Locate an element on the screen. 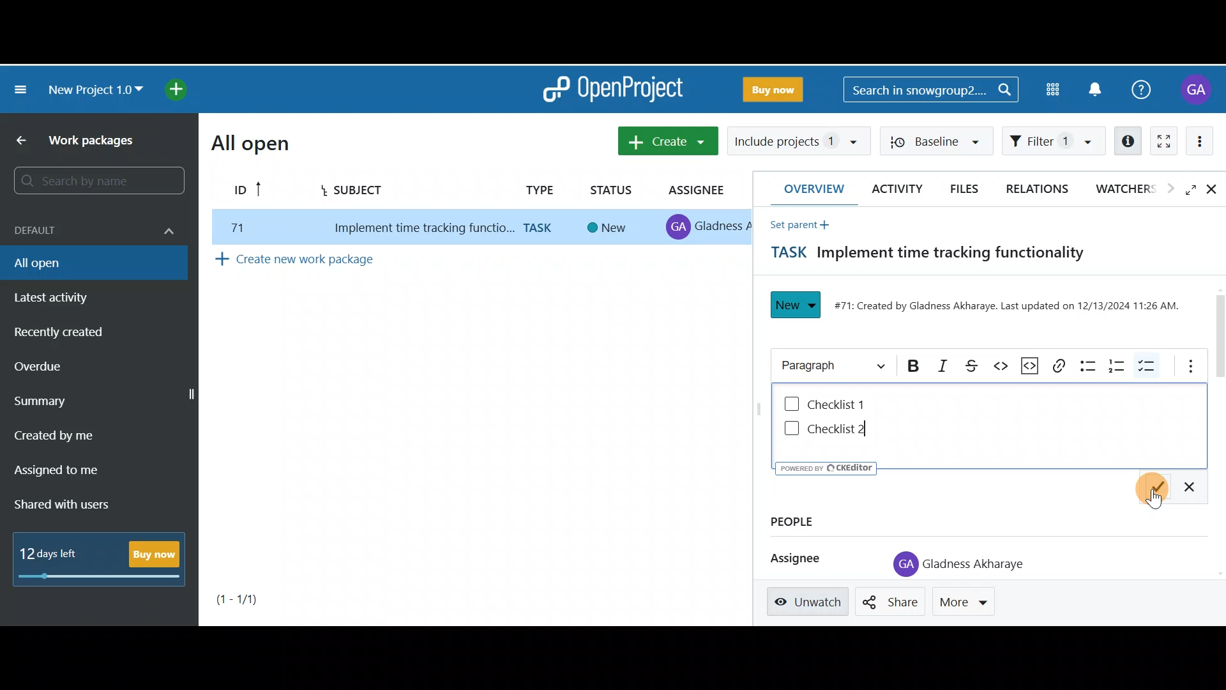  #71: Created by Gladness Akharaye. Last updated on 12/13/2024 11:26 AM. is located at coordinates (1009, 309).